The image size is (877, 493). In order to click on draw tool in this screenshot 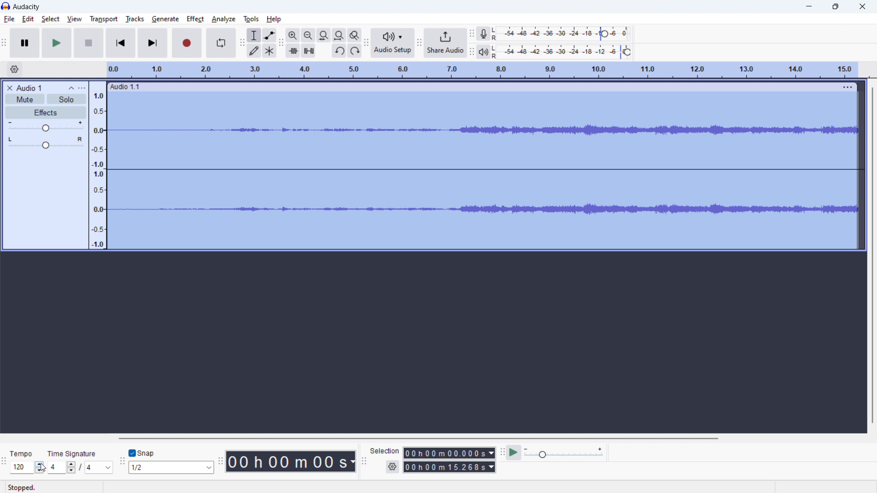, I will do `click(254, 50)`.